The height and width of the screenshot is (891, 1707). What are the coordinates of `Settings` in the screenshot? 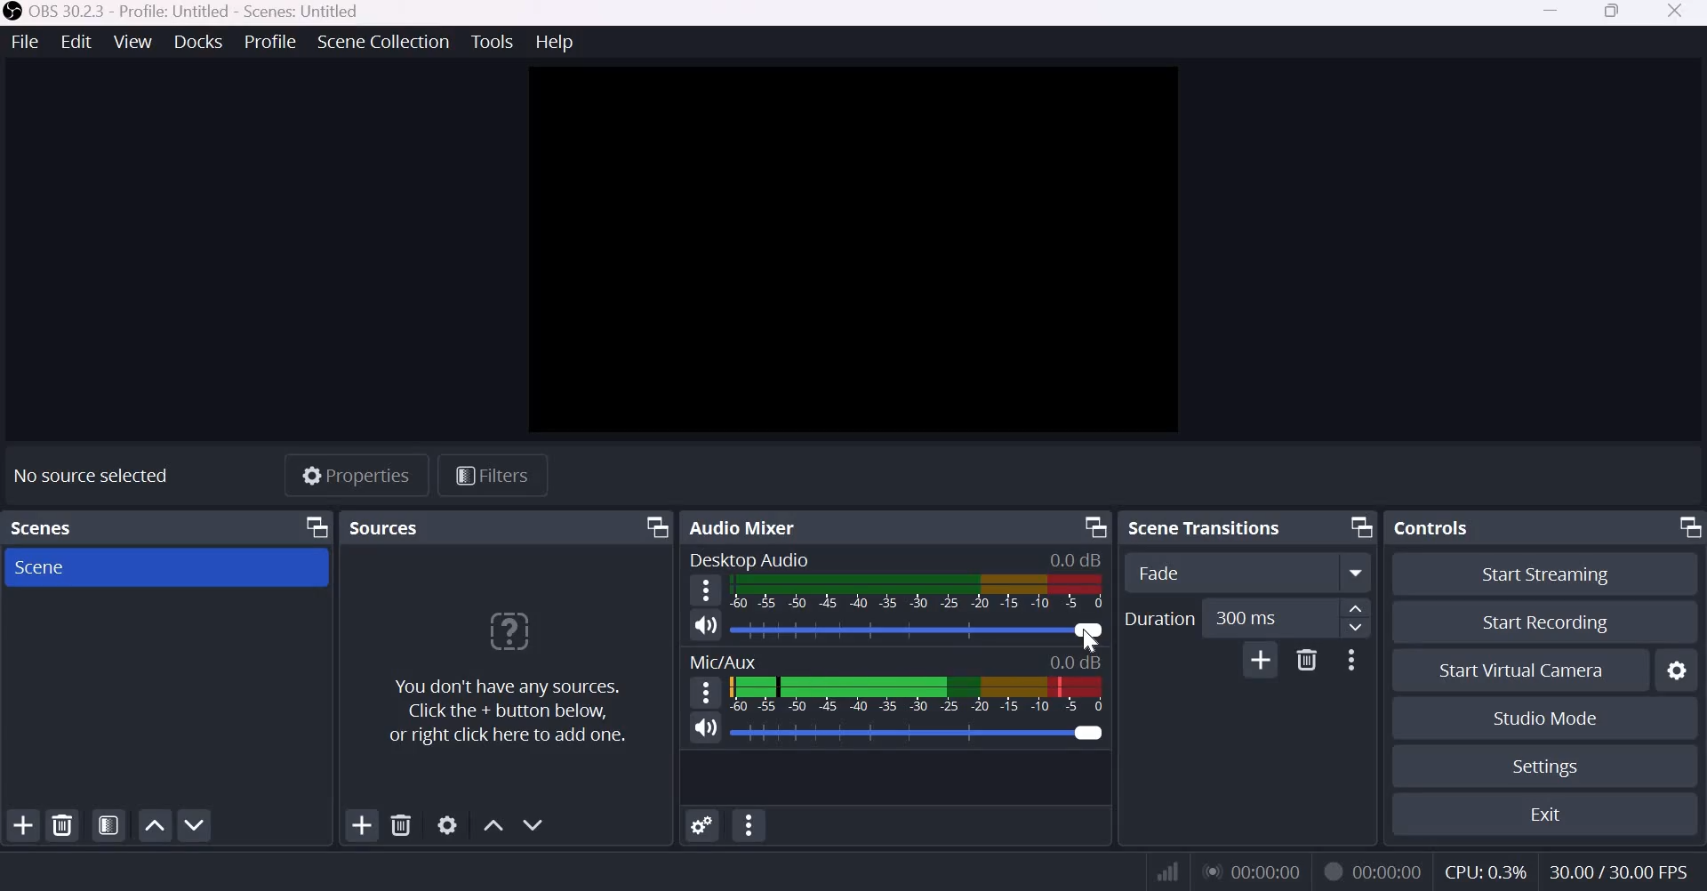 It's located at (1546, 767).